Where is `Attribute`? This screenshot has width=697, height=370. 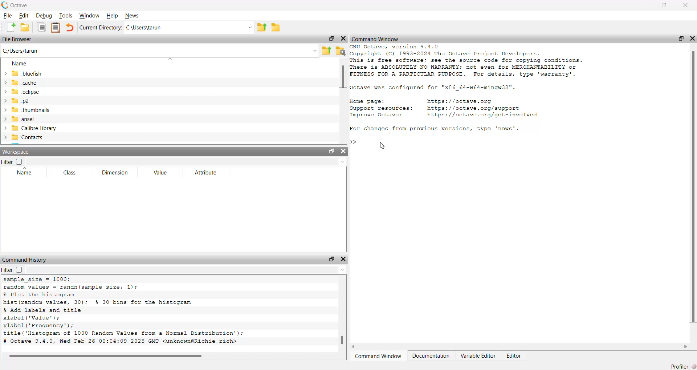
Attribute is located at coordinates (206, 172).